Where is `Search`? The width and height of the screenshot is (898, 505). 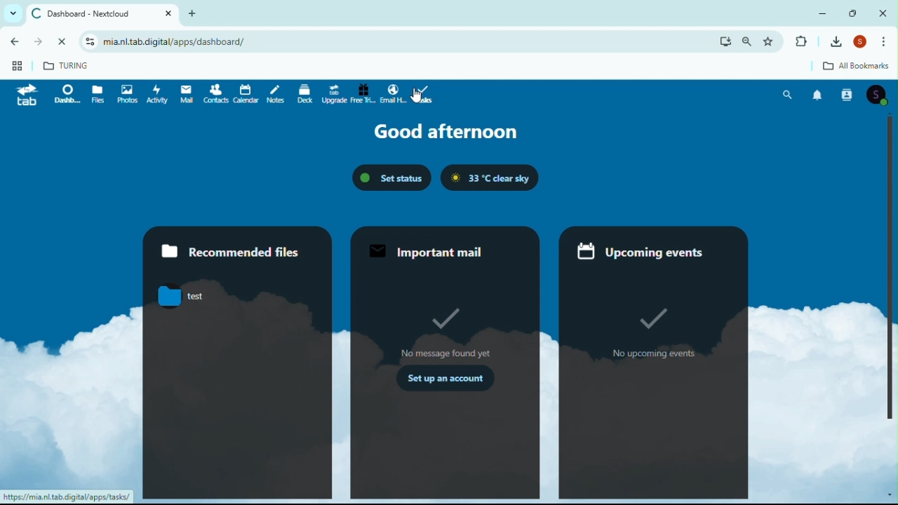
Search is located at coordinates (785, 93).